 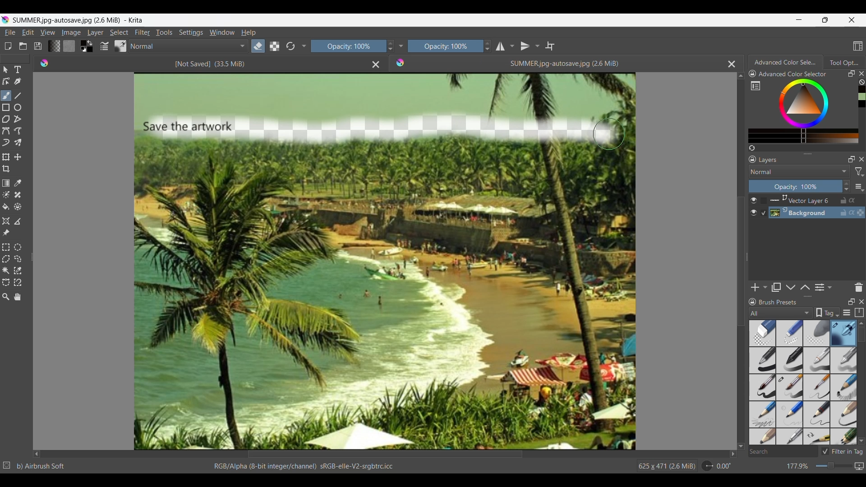 I want to click on 0.00, so click(x=724, y=466).